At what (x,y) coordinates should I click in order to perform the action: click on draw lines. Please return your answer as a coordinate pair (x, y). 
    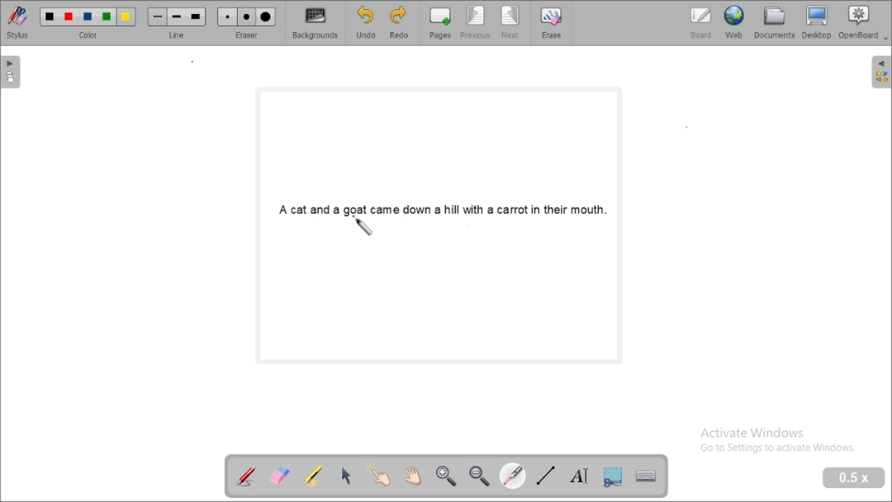
    Looking at the image, I should click on (546, 475).